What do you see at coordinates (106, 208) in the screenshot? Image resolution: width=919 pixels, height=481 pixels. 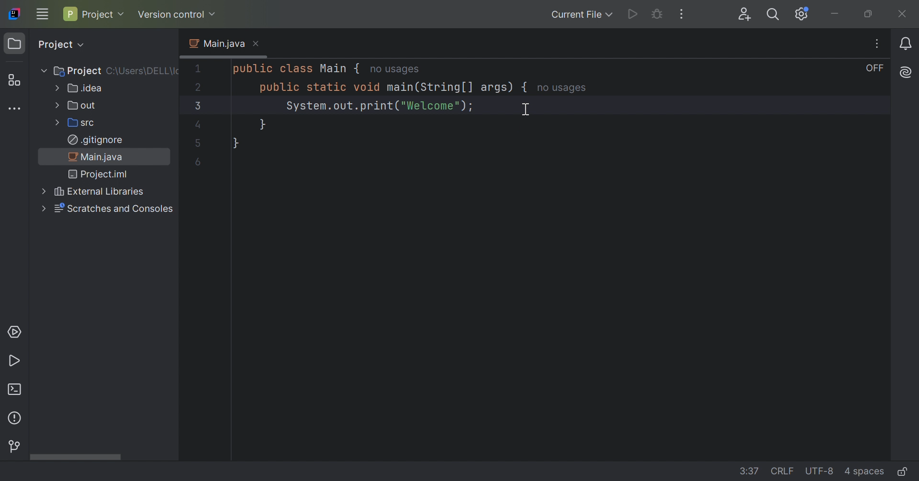 I see `Scratches and Consoles` at bounding box center [106, 208].